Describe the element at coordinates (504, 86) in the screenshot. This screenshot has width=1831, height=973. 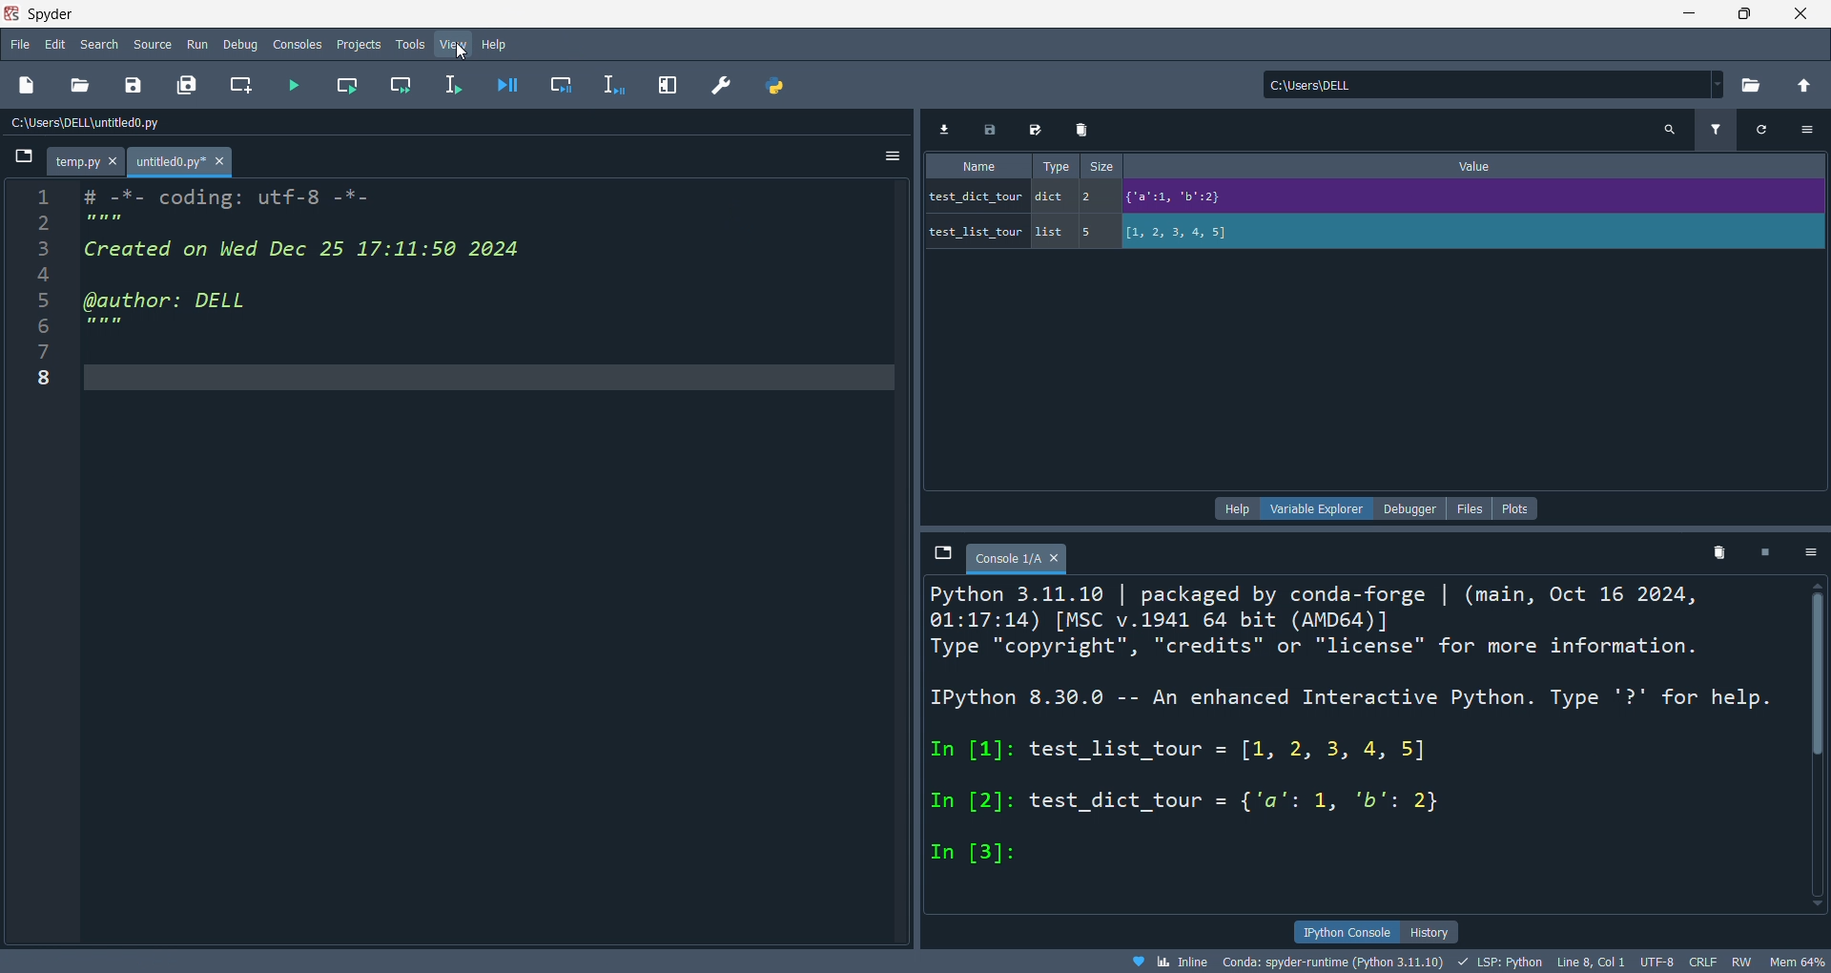
I see `debug file` at that location.